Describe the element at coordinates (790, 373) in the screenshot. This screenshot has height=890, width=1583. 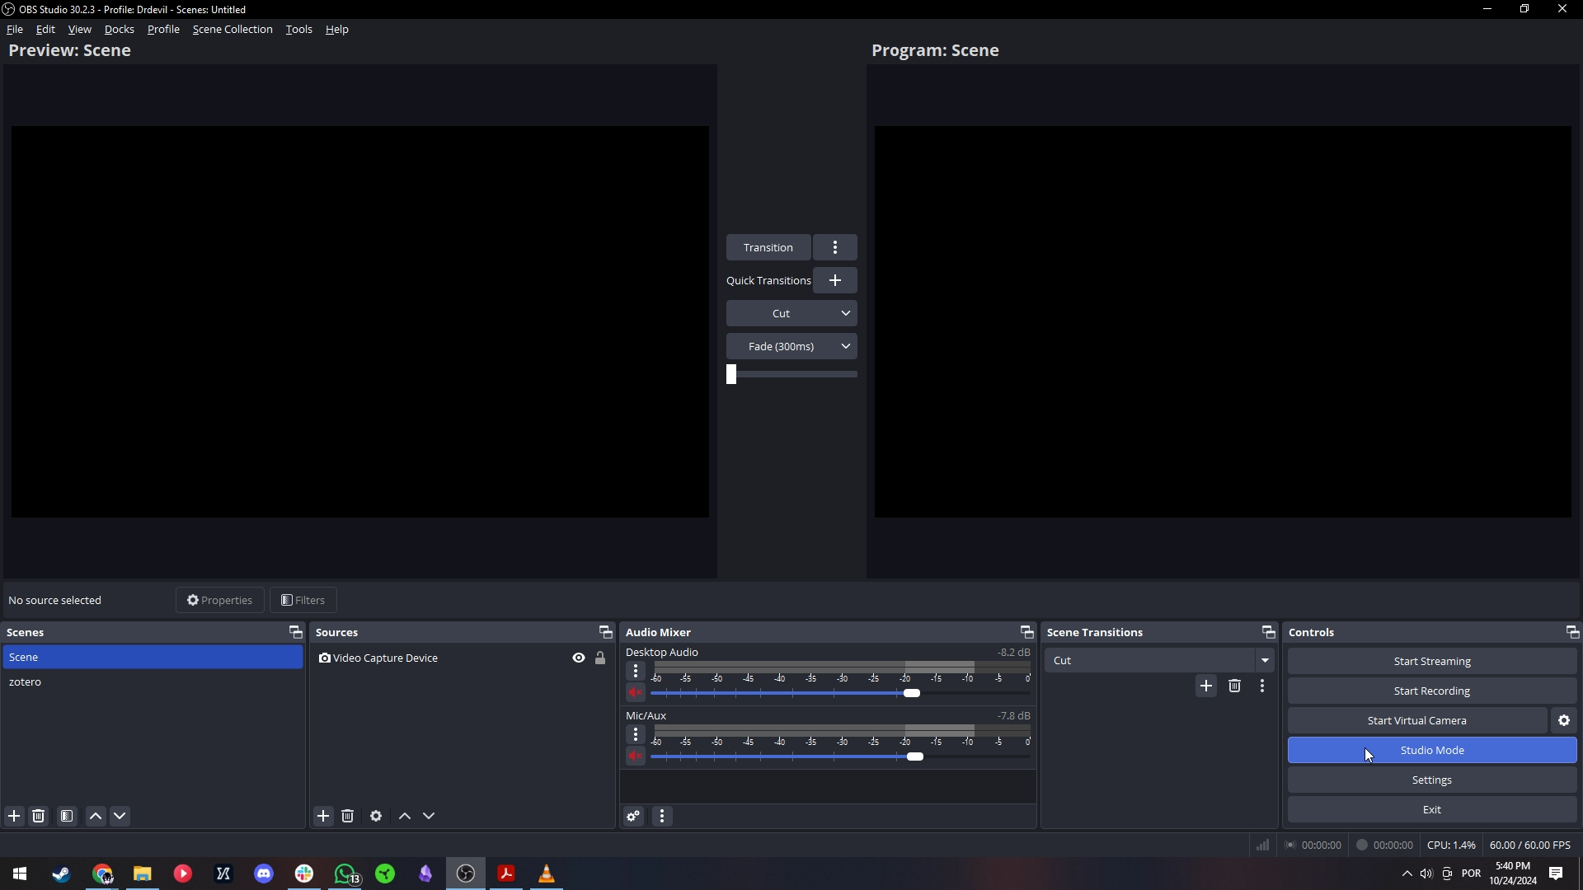
I see `Slider` at that location.